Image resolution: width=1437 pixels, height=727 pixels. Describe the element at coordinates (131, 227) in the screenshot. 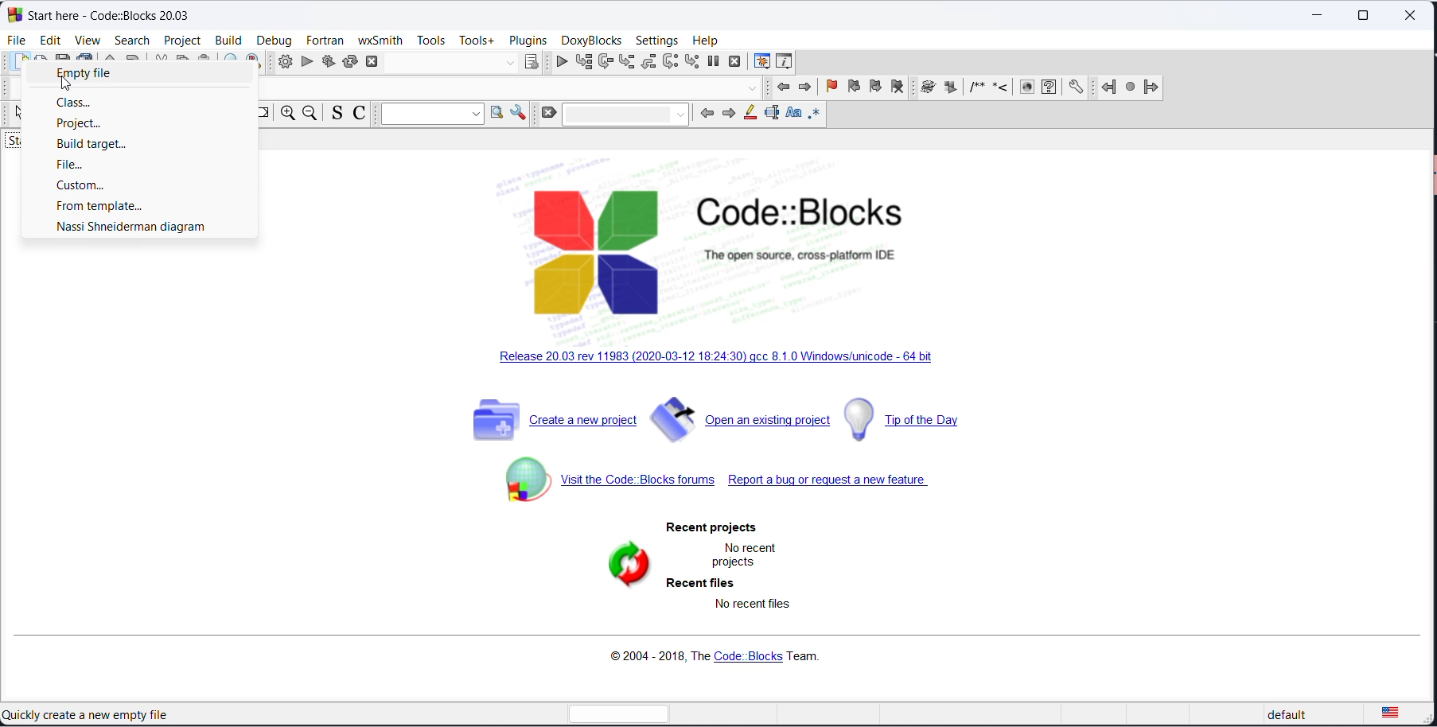

I see `nassi shneiderman diagram` at that location.